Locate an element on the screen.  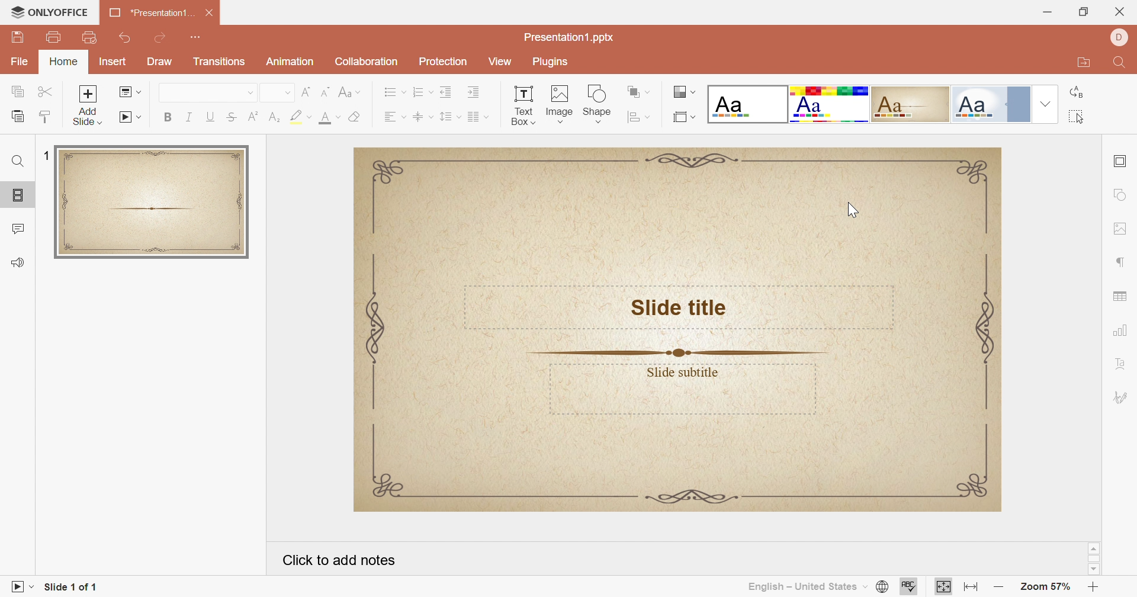
Decrease Indent is located at coordinates (447, 91).